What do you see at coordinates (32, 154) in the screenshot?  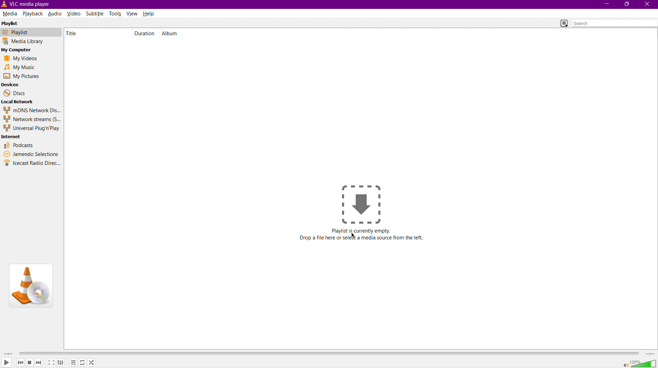 I see `Jamendo Selections` at bounding box center [32, 154].